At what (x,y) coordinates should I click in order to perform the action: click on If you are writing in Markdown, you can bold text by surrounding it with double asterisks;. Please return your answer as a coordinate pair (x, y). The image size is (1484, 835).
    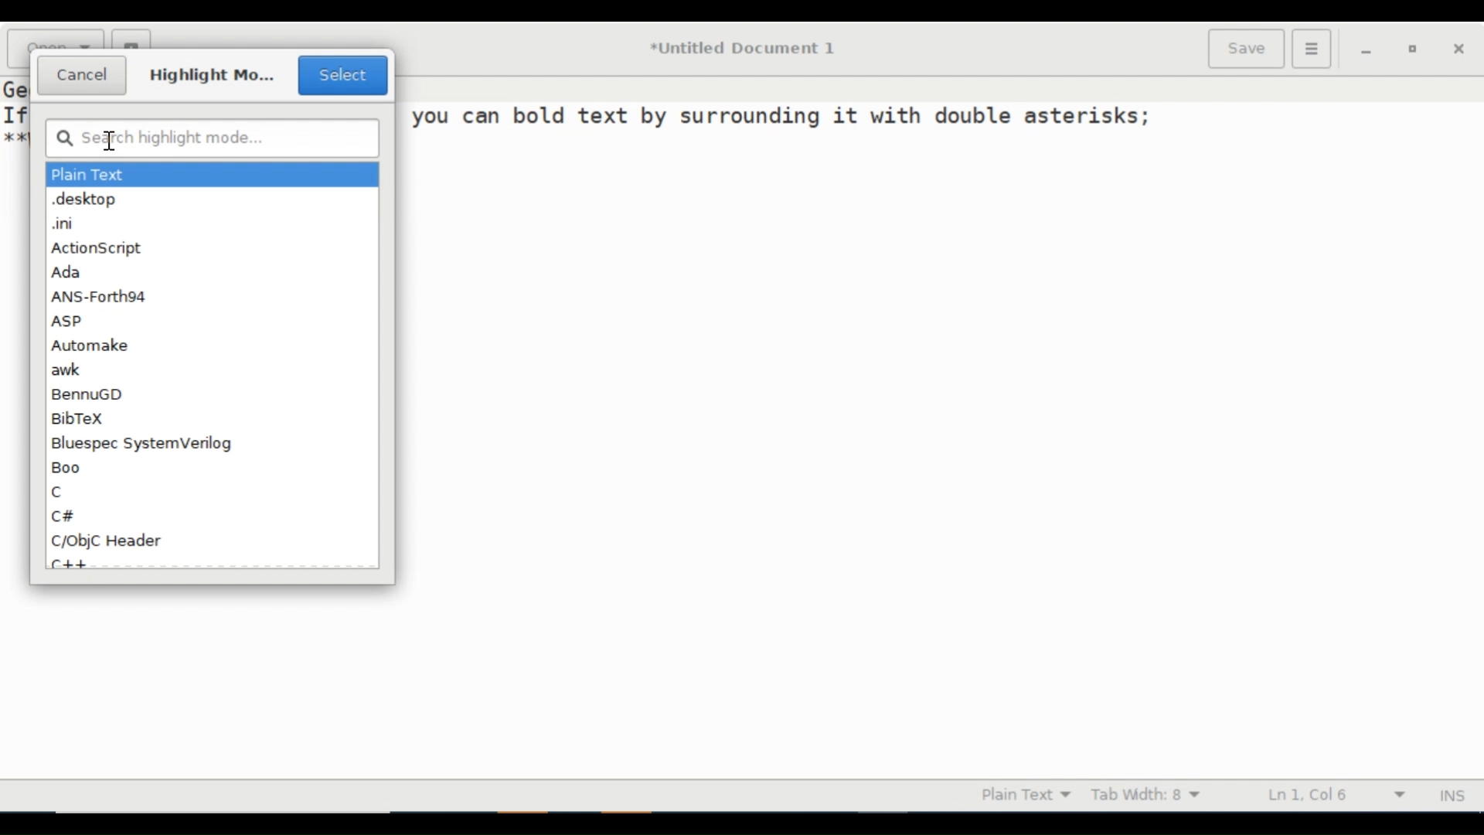
    Looking at the image, I should click on (781, 116).